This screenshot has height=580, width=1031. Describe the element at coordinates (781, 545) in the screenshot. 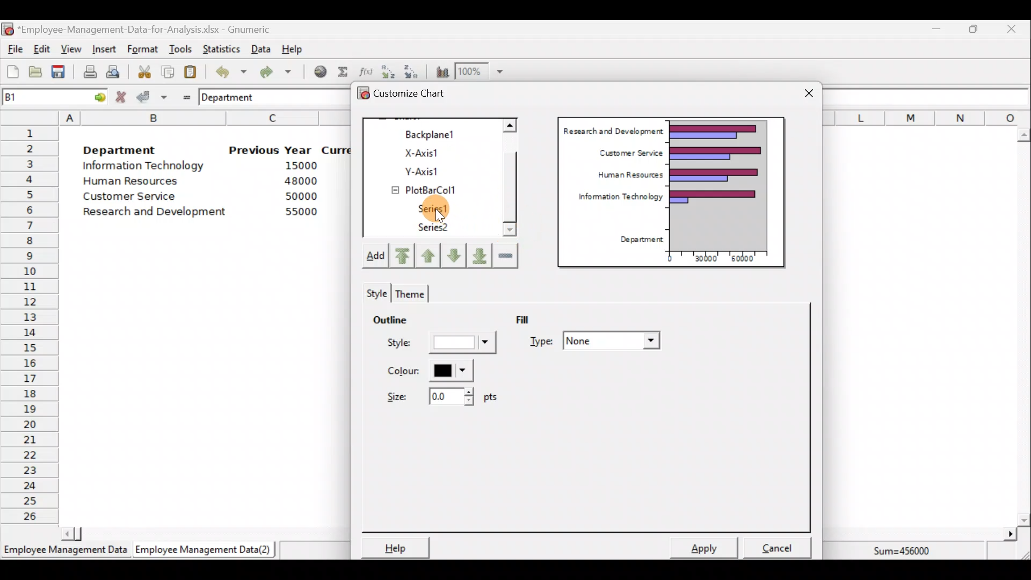

I see `Cancel` at that location.